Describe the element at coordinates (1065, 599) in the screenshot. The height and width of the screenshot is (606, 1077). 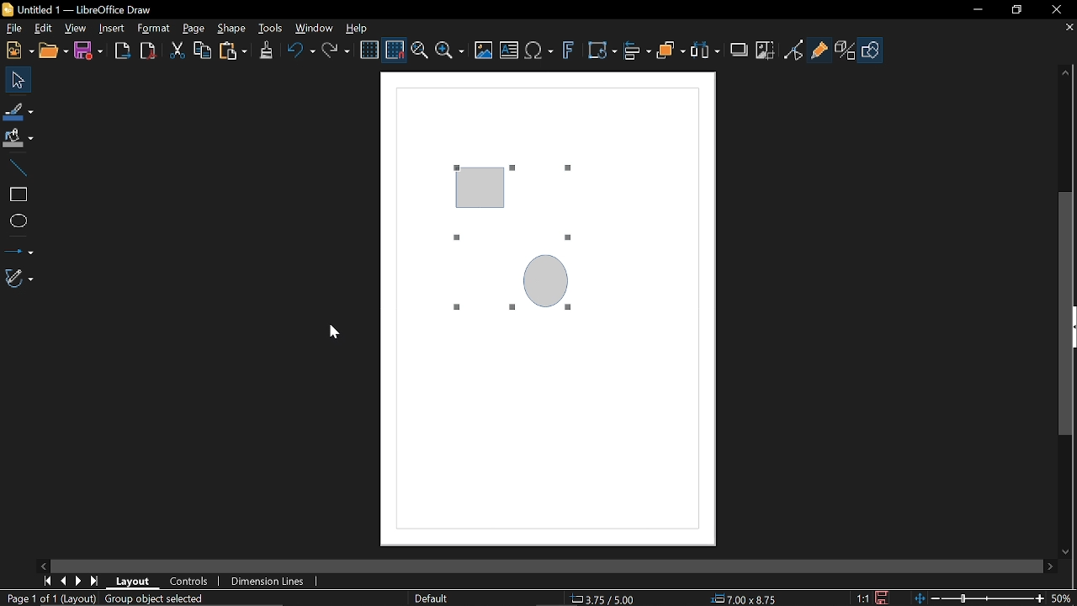
I see `Current zoom` at that location.